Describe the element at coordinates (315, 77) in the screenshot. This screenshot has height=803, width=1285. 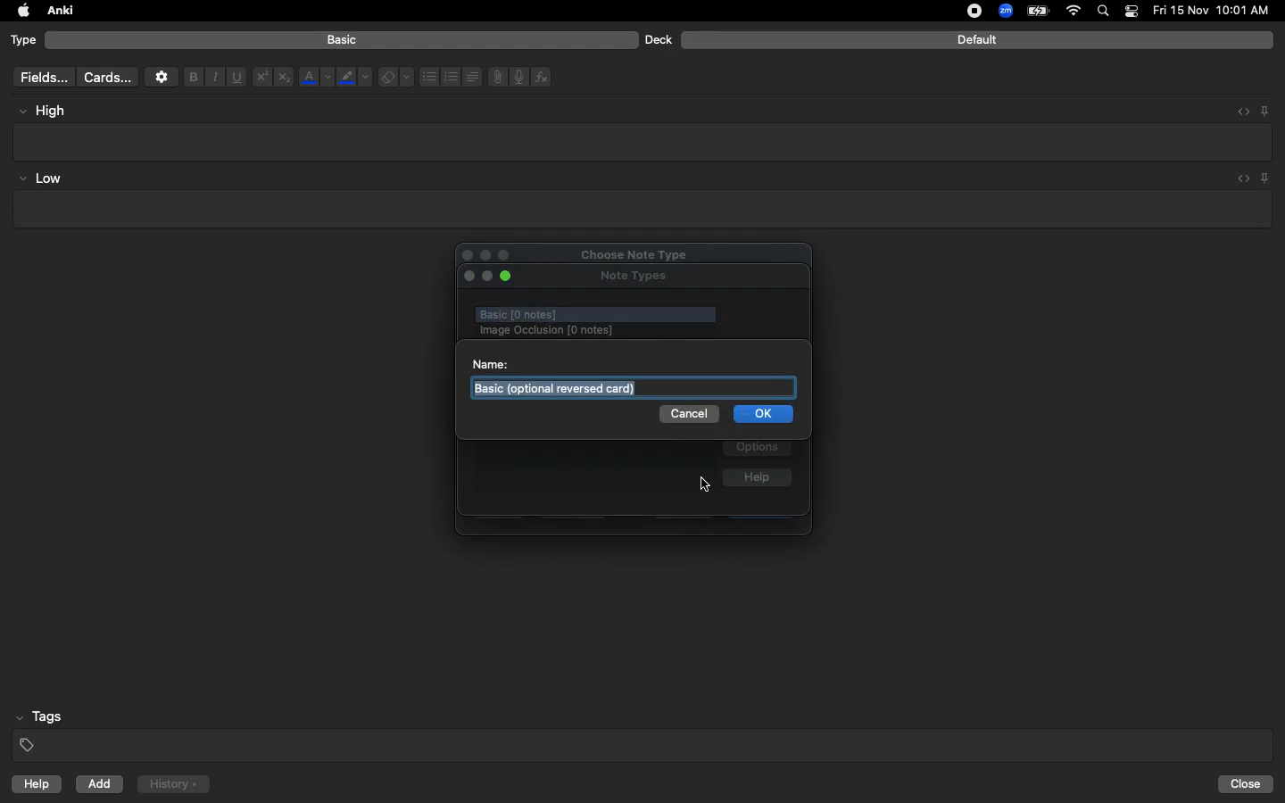
I see `Font color` at that location.